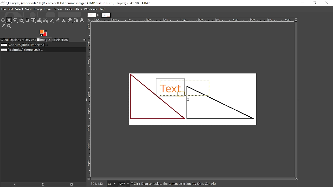 The image size is (333, 187). What do you see at coordinates (89, 179) in the screenshot?
I see `Toggle quick mask on/off` at bounding box center [89, 179].